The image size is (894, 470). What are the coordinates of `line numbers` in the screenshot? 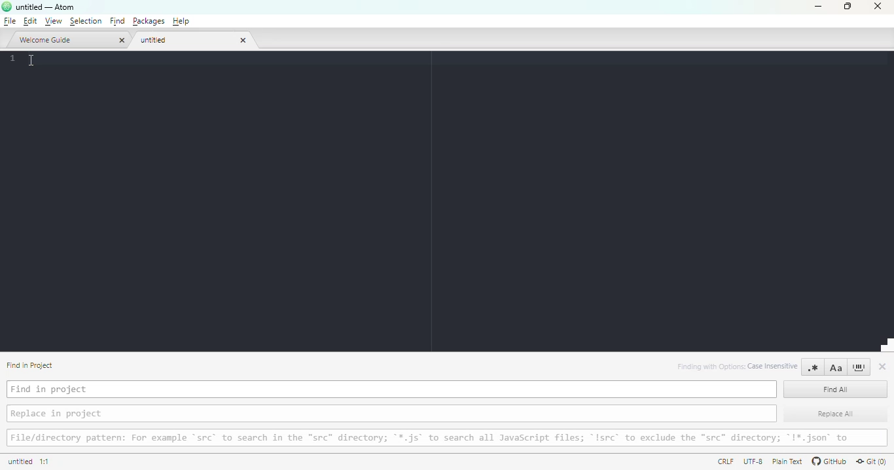 It's located at (12, 58).